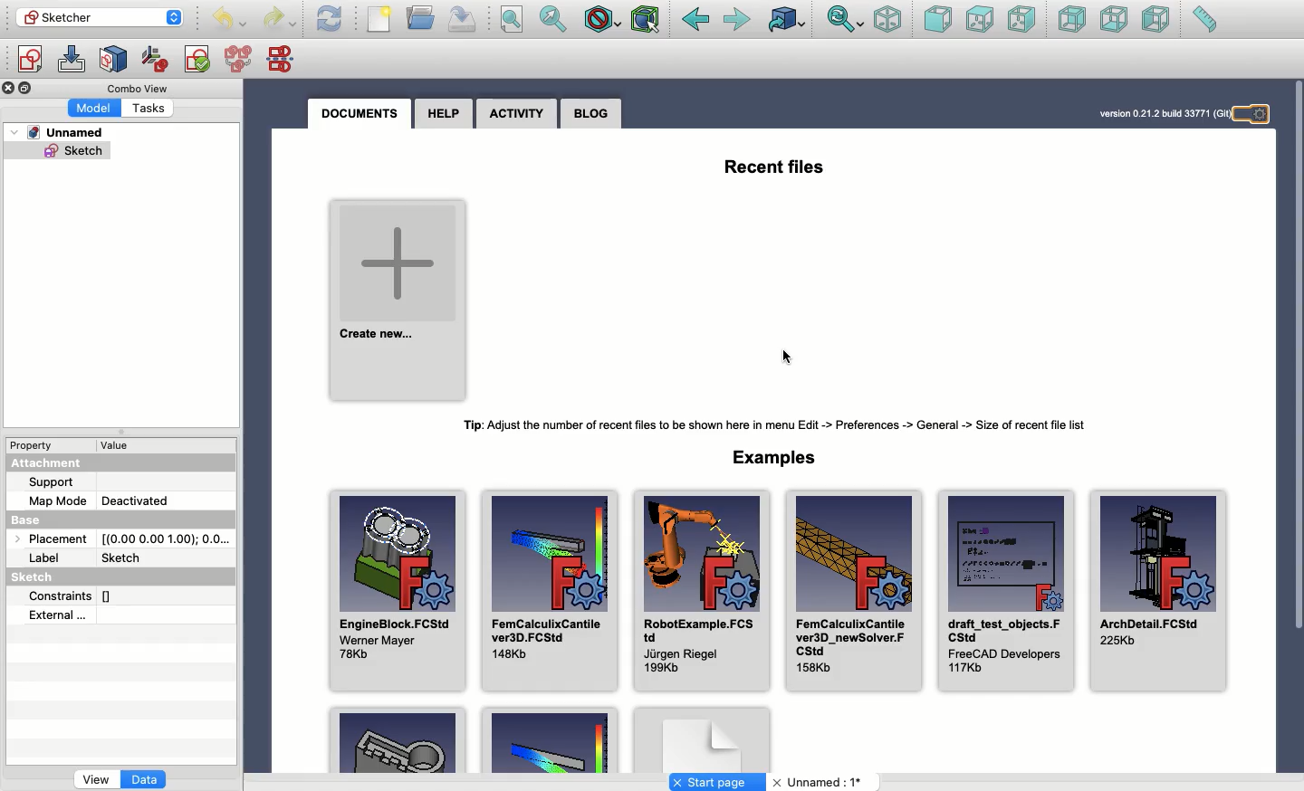  Describe the element at coordinates (283, 60) in the screenshot. I see `Mirror sketch` at that location.